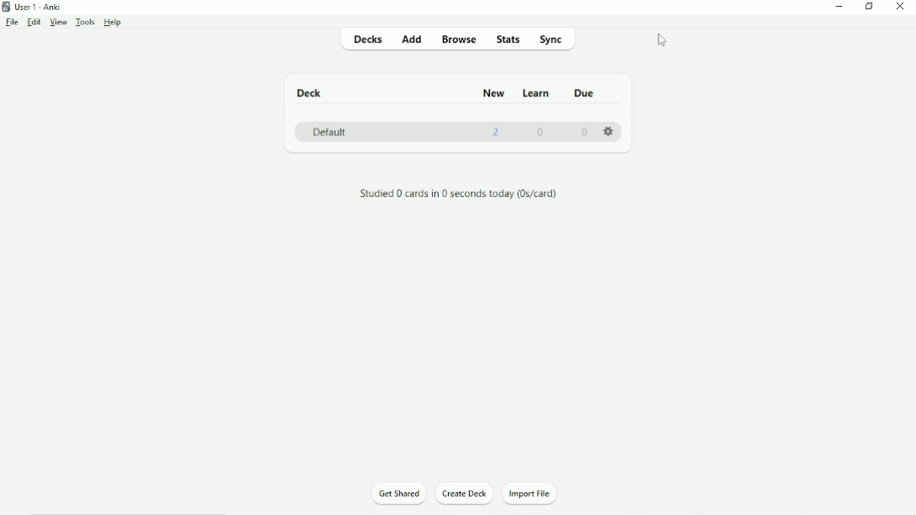 The image size is (916, 515). I want to click on Decks, so click(367, 41).